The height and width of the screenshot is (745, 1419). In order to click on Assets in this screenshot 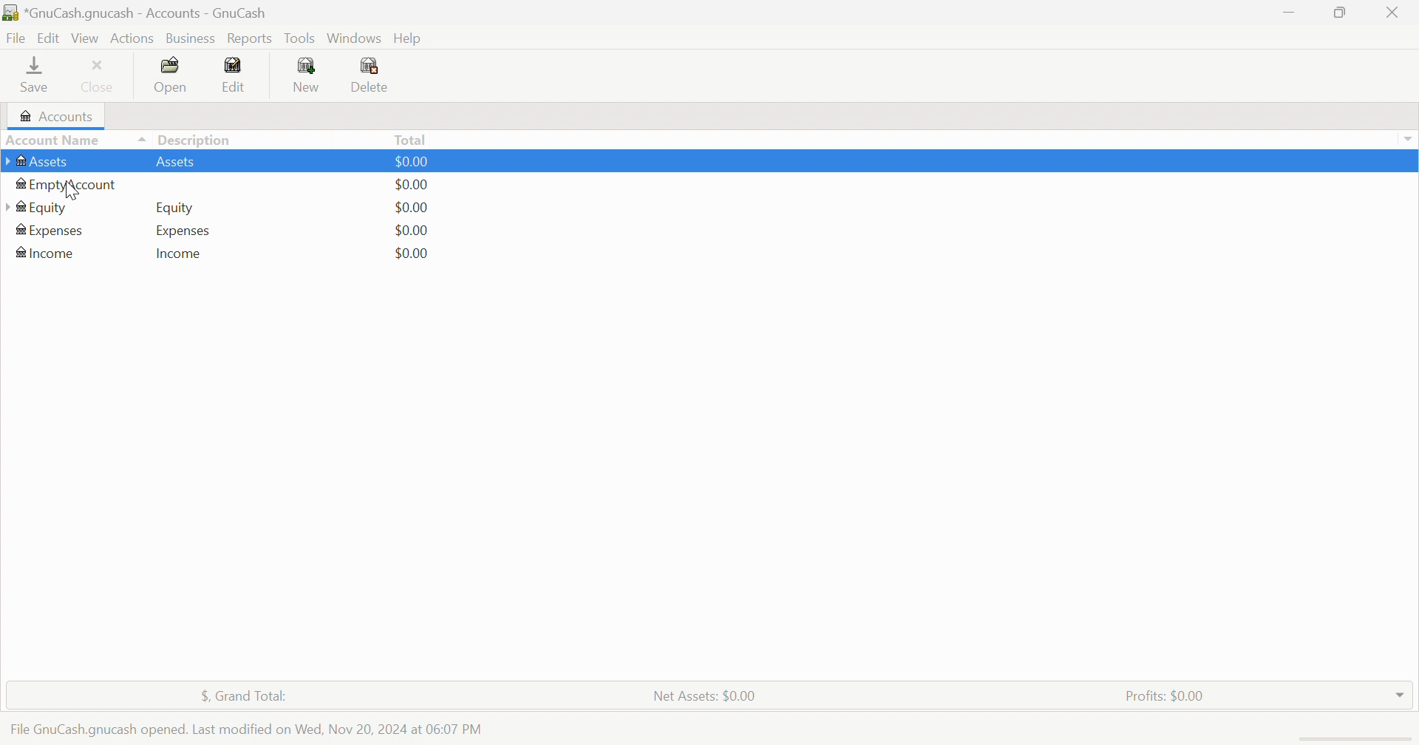, I will do `click(38, 161)`.